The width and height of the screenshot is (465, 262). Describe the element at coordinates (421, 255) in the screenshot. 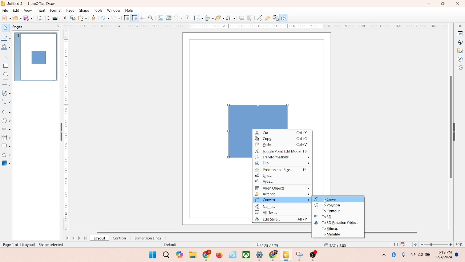

I see `speaker` at that location.